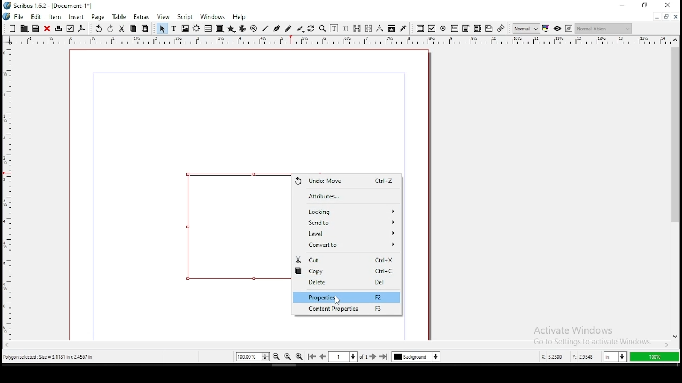  I want to click on pdf combo box, so click(477, 29).